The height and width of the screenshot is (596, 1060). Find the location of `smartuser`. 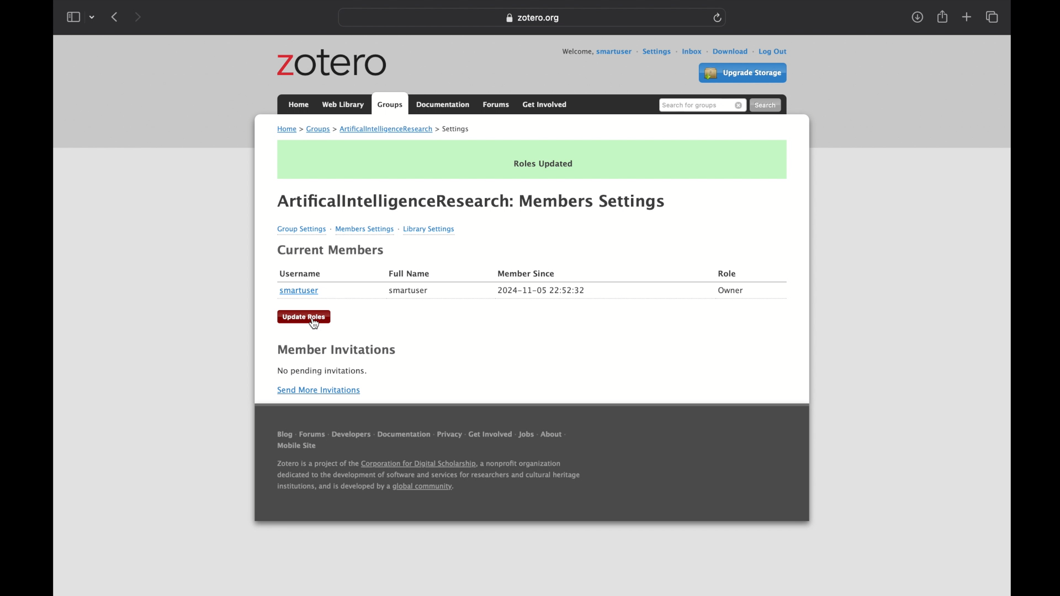

smartuser is located at coordinates (407, 291).